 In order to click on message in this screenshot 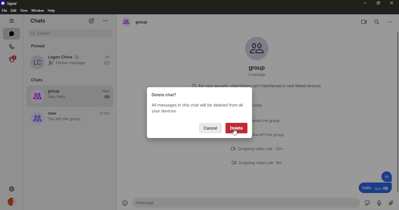, I will do `click(385, 177)`.